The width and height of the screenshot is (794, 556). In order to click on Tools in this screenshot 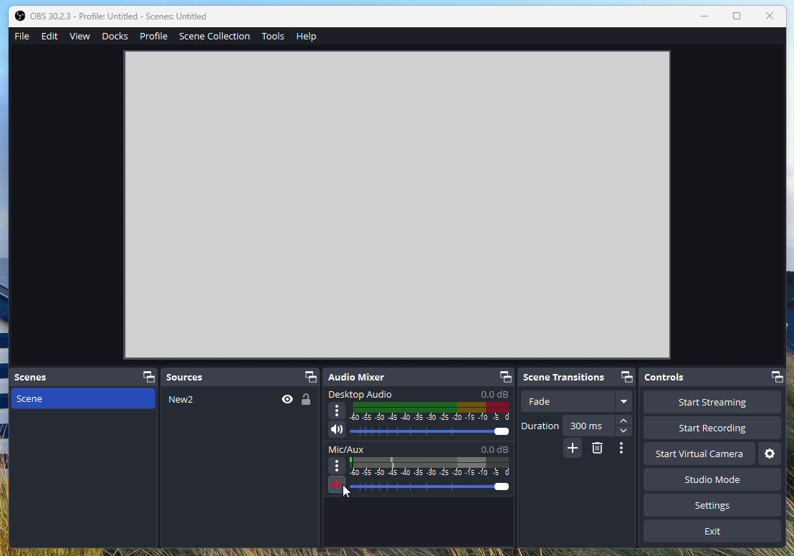, I will do `click(770, 454)`.